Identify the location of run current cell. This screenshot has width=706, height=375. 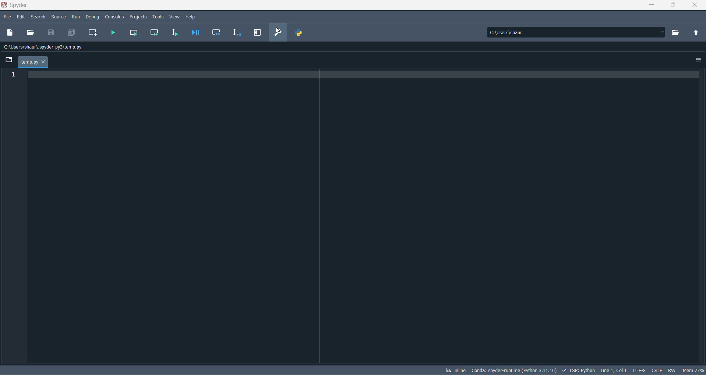
(132, 33).